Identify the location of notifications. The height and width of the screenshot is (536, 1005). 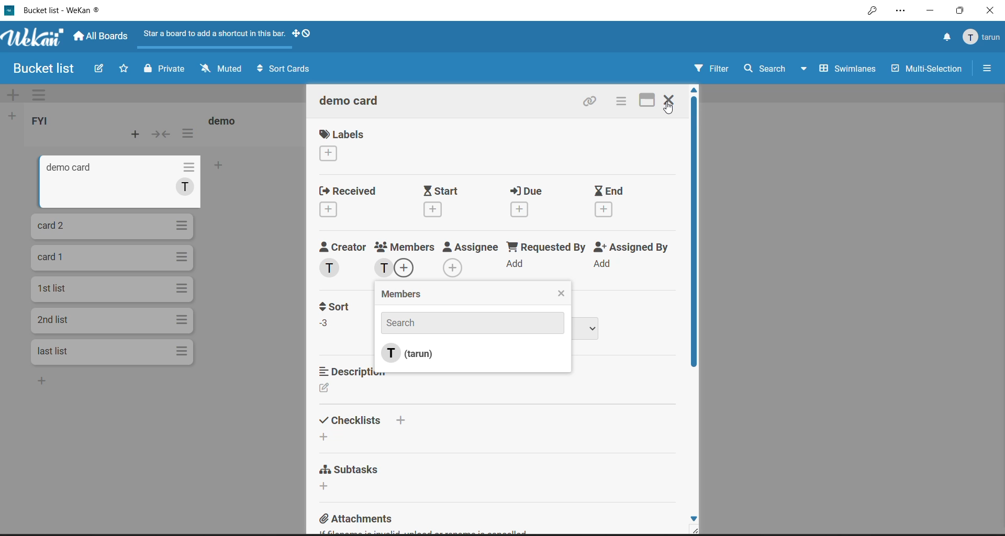
(944, 37).